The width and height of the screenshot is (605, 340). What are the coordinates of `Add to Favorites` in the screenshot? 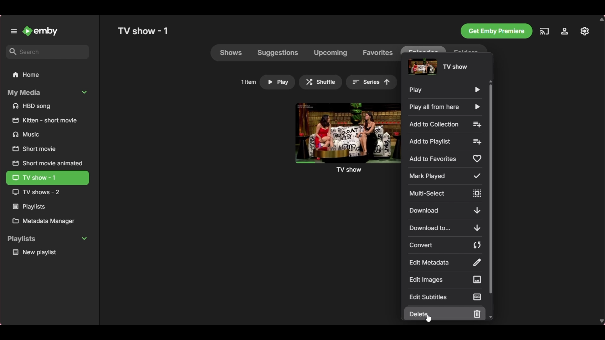 It's located at (445, 159).